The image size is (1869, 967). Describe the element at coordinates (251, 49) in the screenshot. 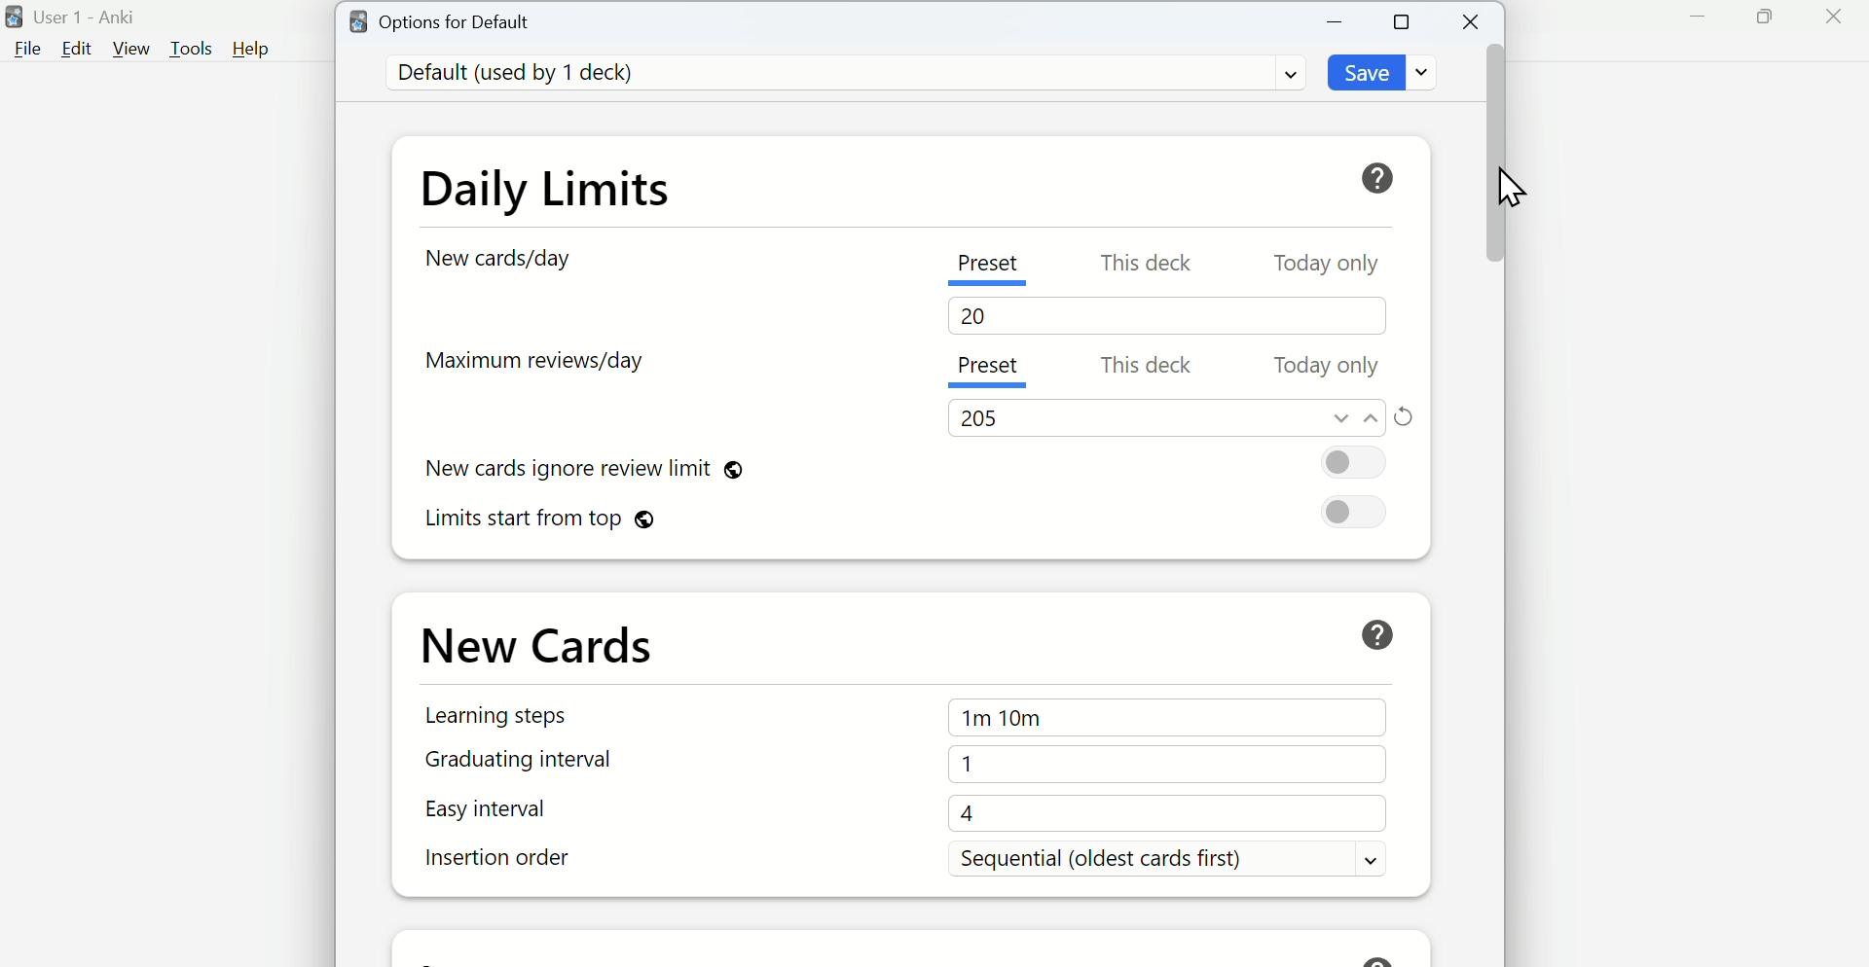

I see `Help` at that location.